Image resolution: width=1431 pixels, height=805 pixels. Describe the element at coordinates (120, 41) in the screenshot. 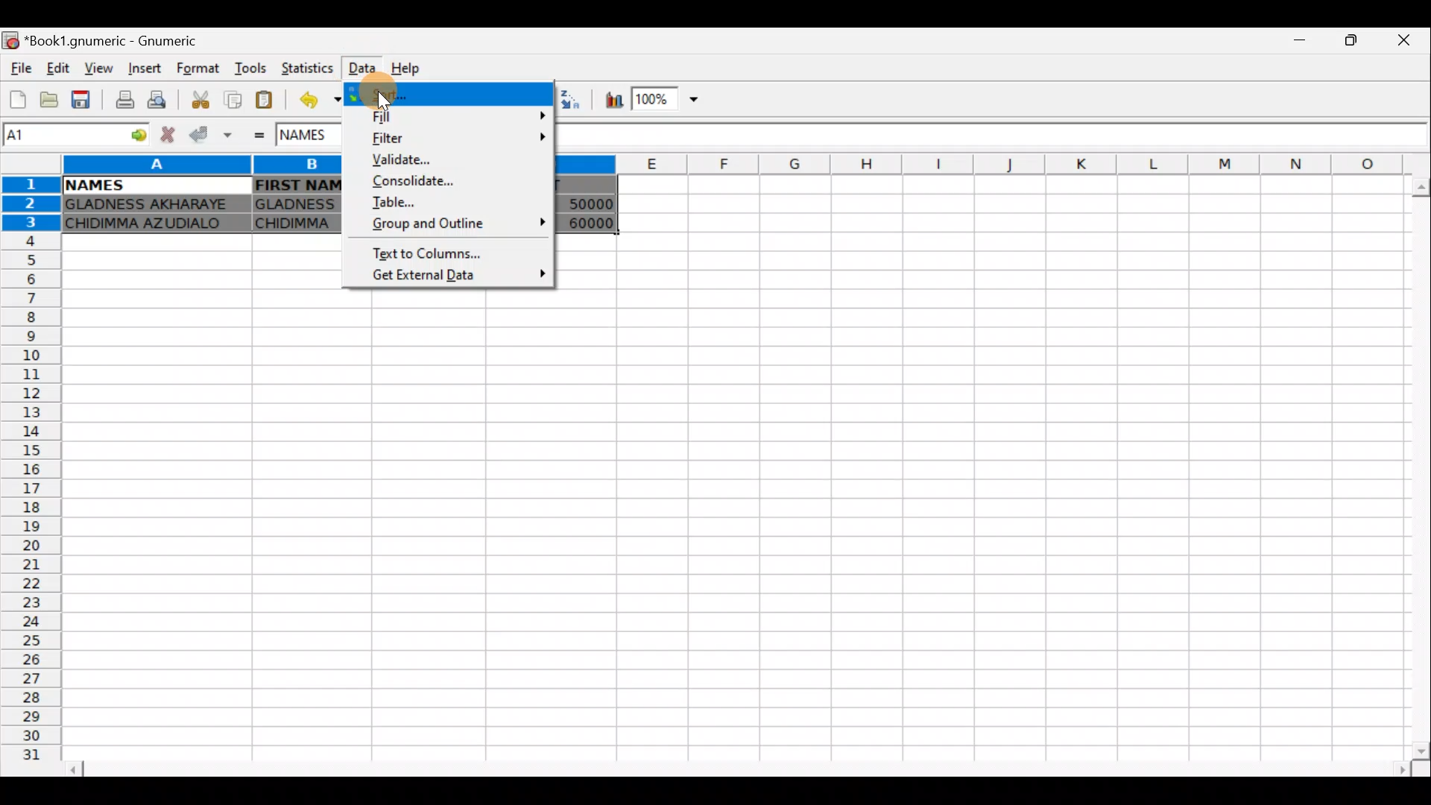

I see `*Book1.gnumeric - Gnumeric` at that location.